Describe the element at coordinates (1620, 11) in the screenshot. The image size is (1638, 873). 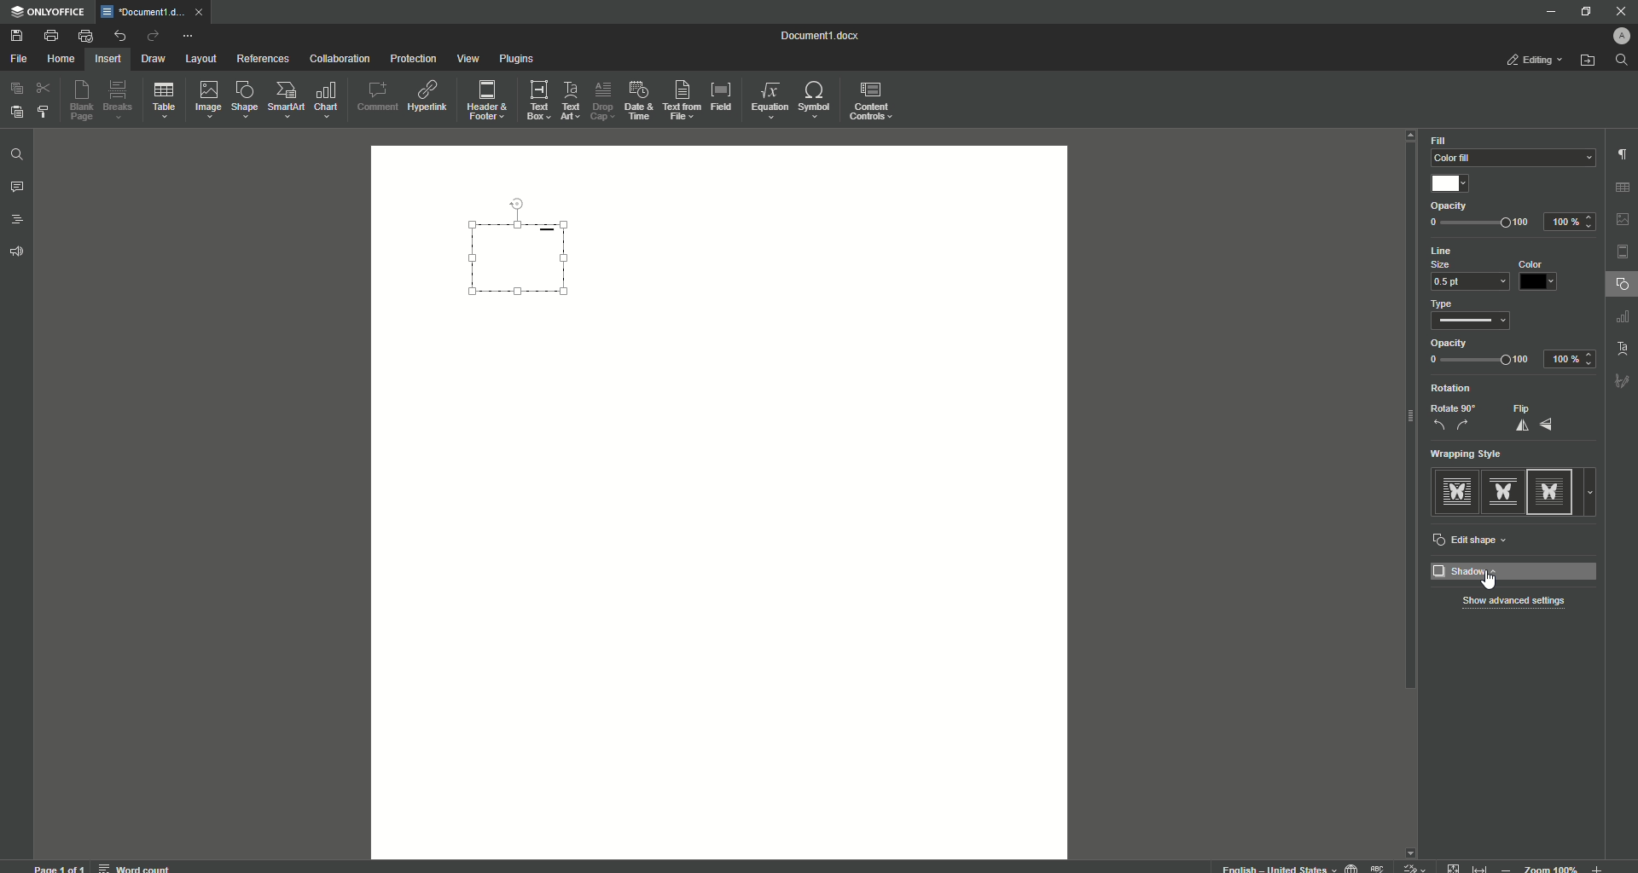
I see `Close` at that location.